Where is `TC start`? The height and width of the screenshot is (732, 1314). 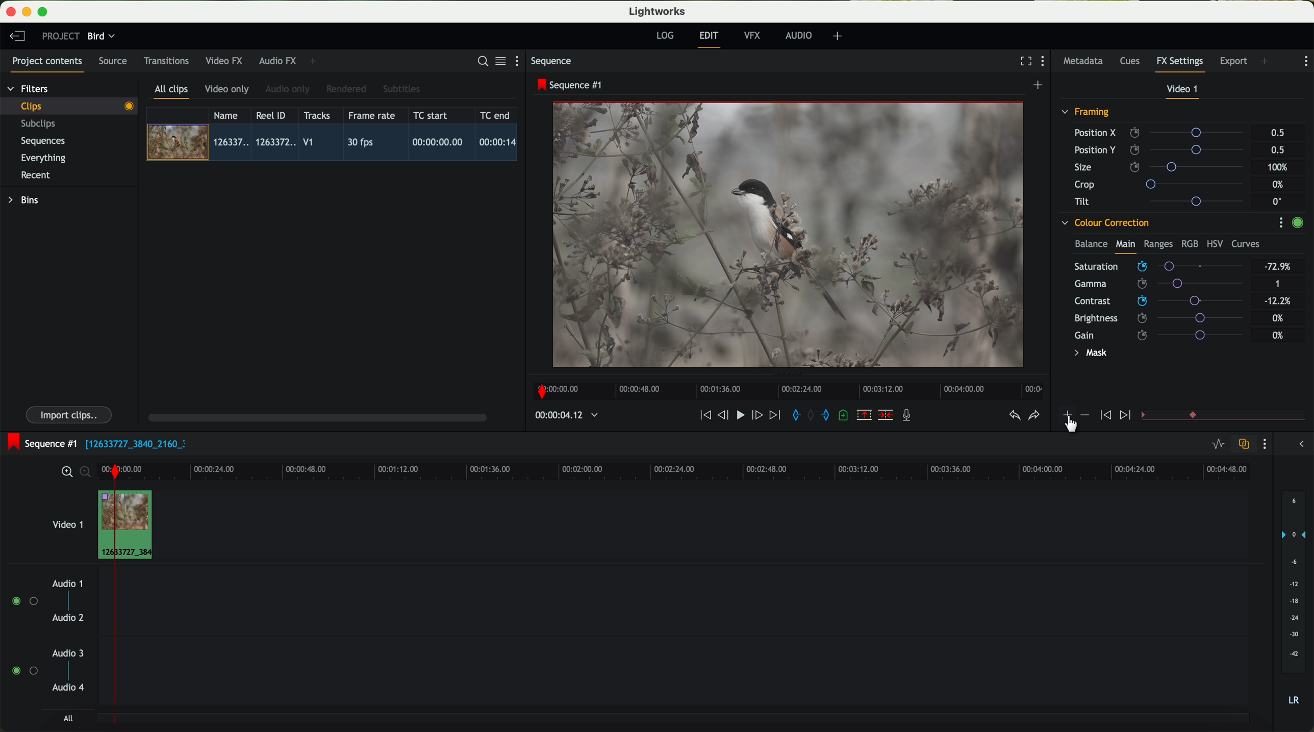 TC start is located at coordinates (432, 115).